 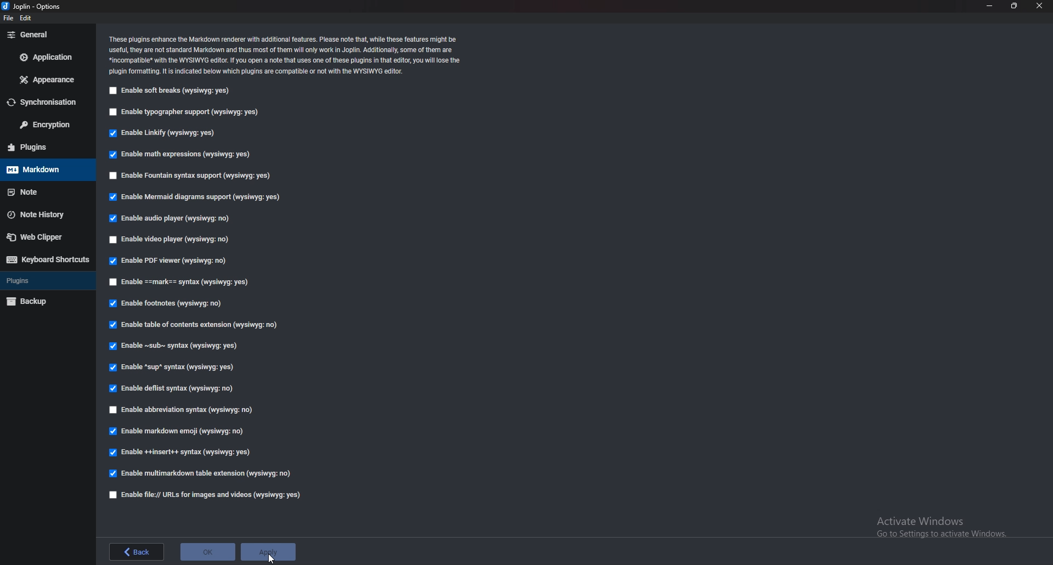 I want to click on Enable audio player (wysiqyg:no), so click(x=172, y=219).